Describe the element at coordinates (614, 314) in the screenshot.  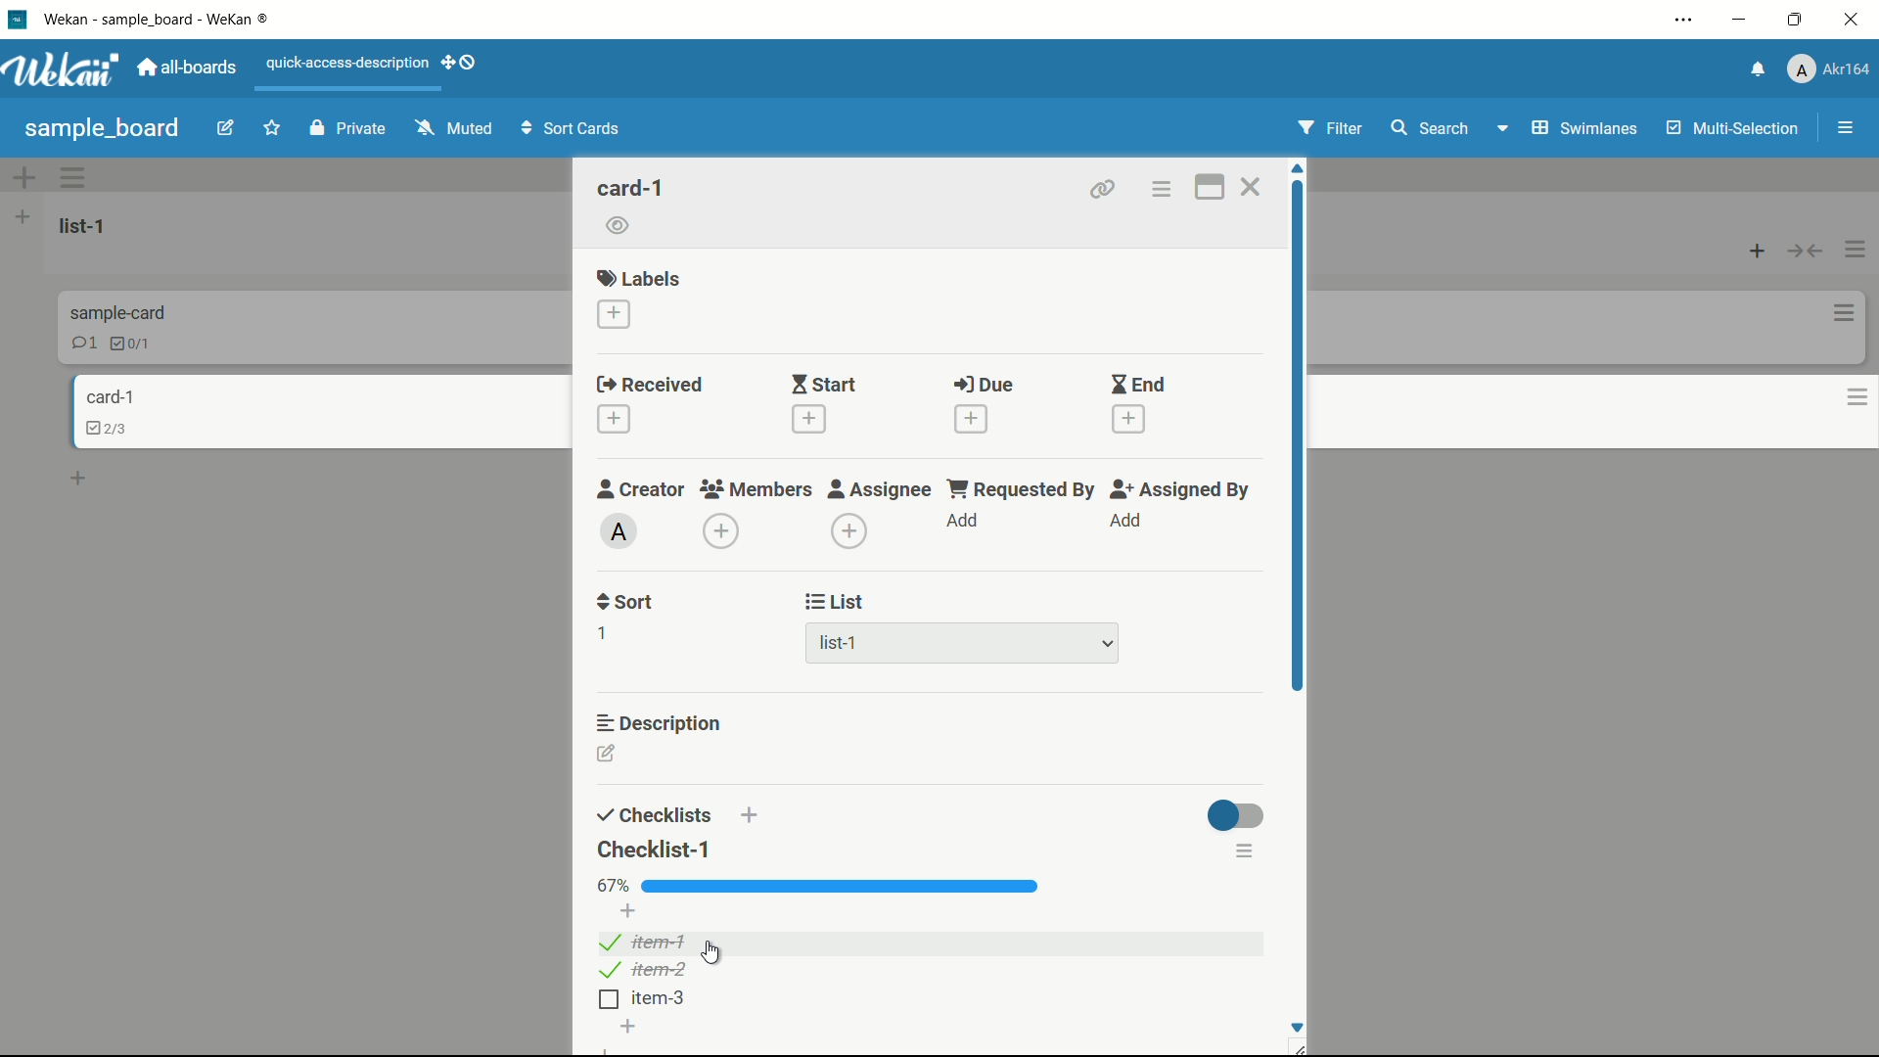
I see `add label` at that location.